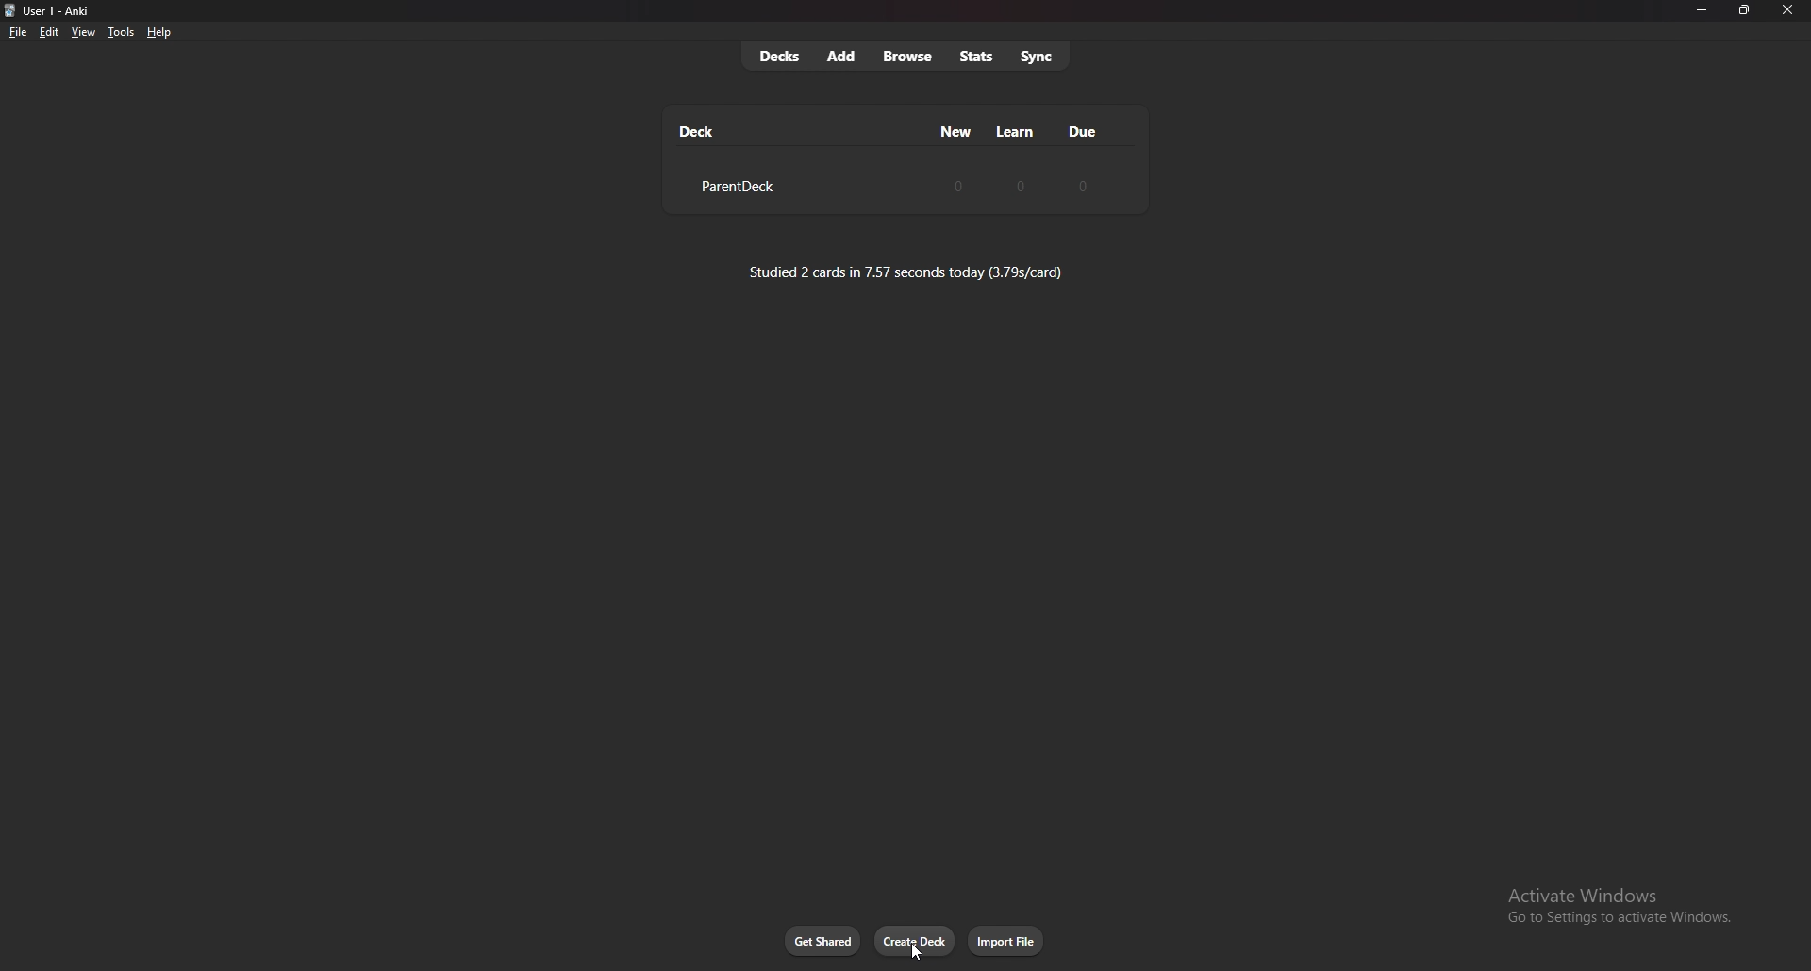 The height and width of the screenshot is (971, 1811). Describe the element at coordinates (1038, 55) in the screenshot. I see `sync` at that location.